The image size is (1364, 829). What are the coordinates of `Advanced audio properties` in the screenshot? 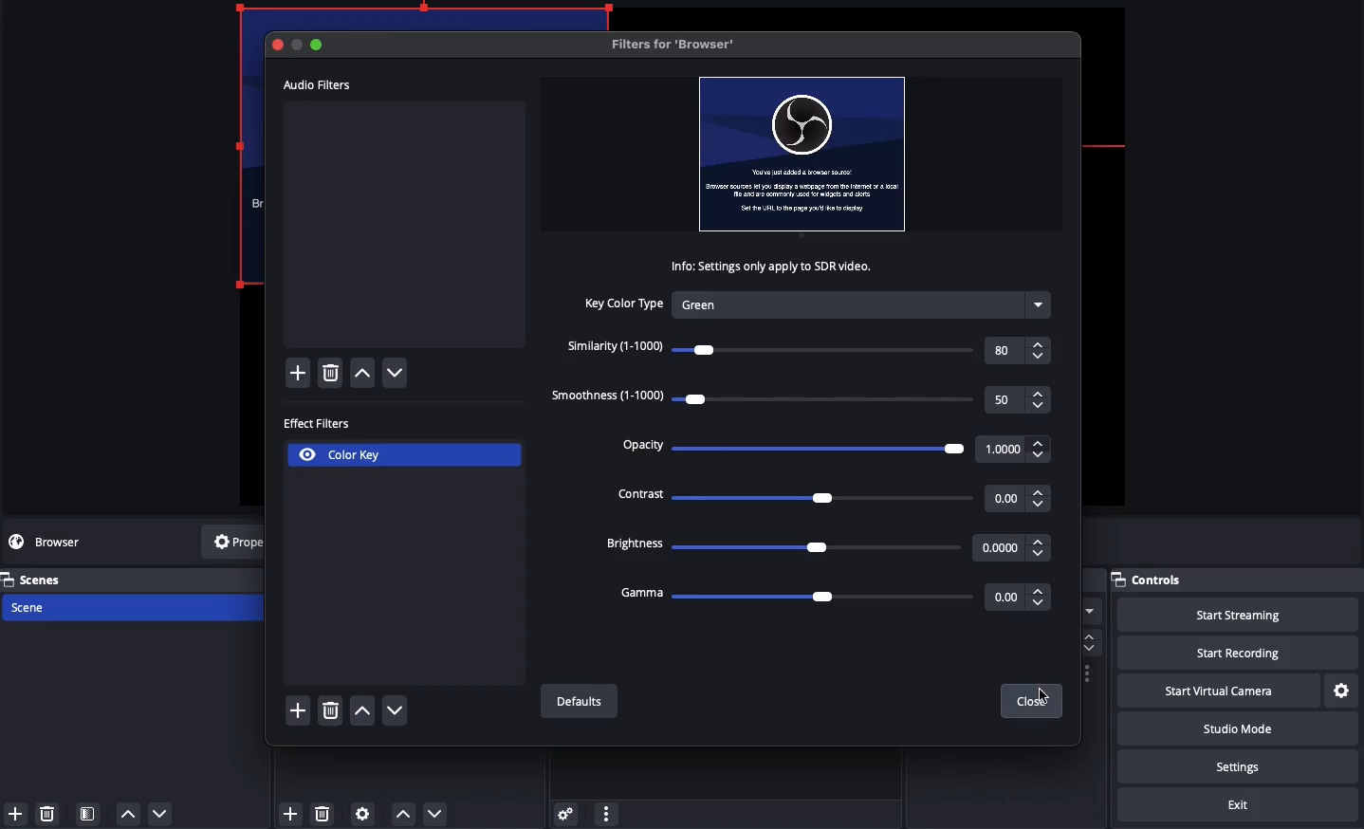 It's located at (568, 815).